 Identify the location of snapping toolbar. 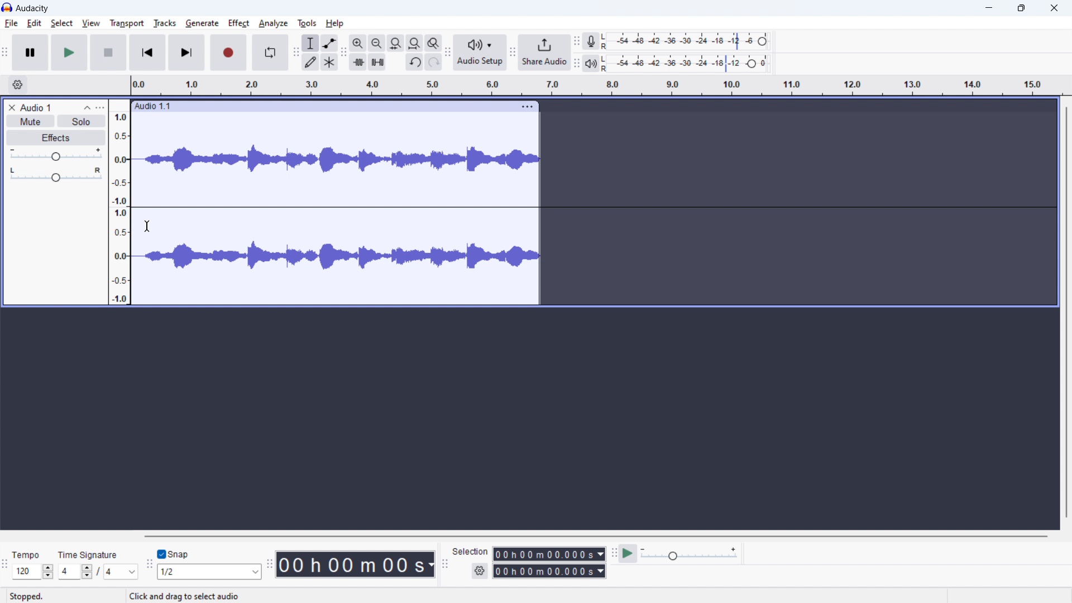
(150, 564).